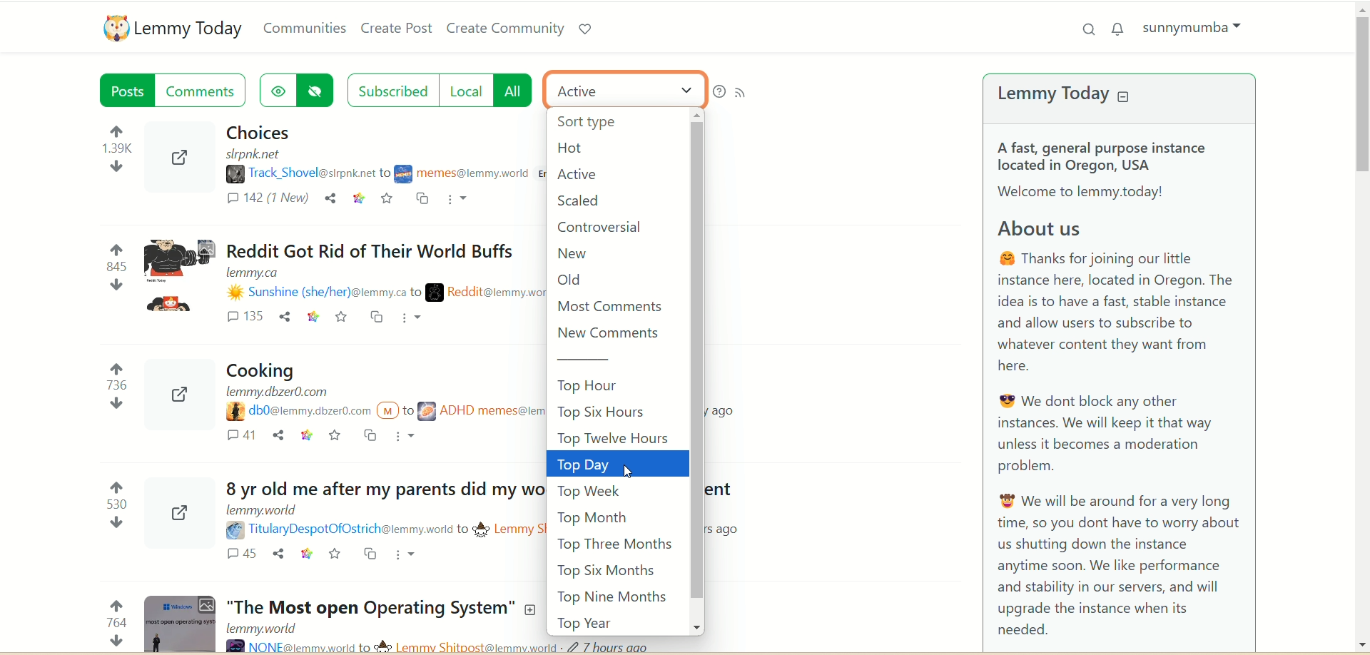  I want to click on Pointer, so click(641, 474).